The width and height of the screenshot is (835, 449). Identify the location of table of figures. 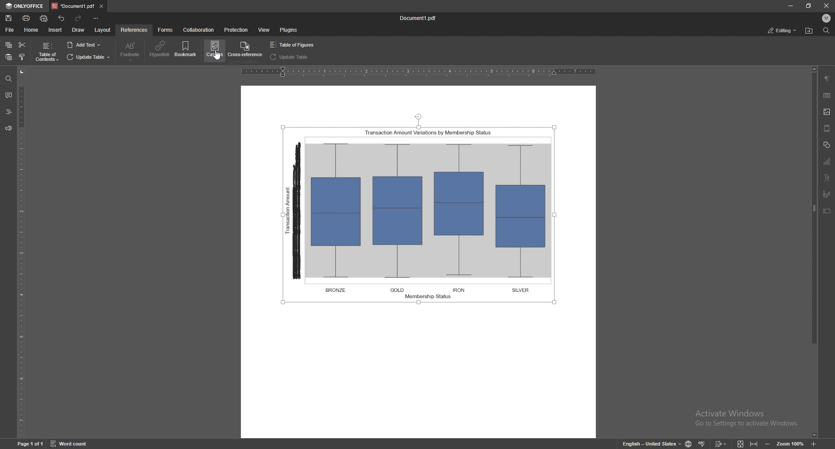
(294, 45).